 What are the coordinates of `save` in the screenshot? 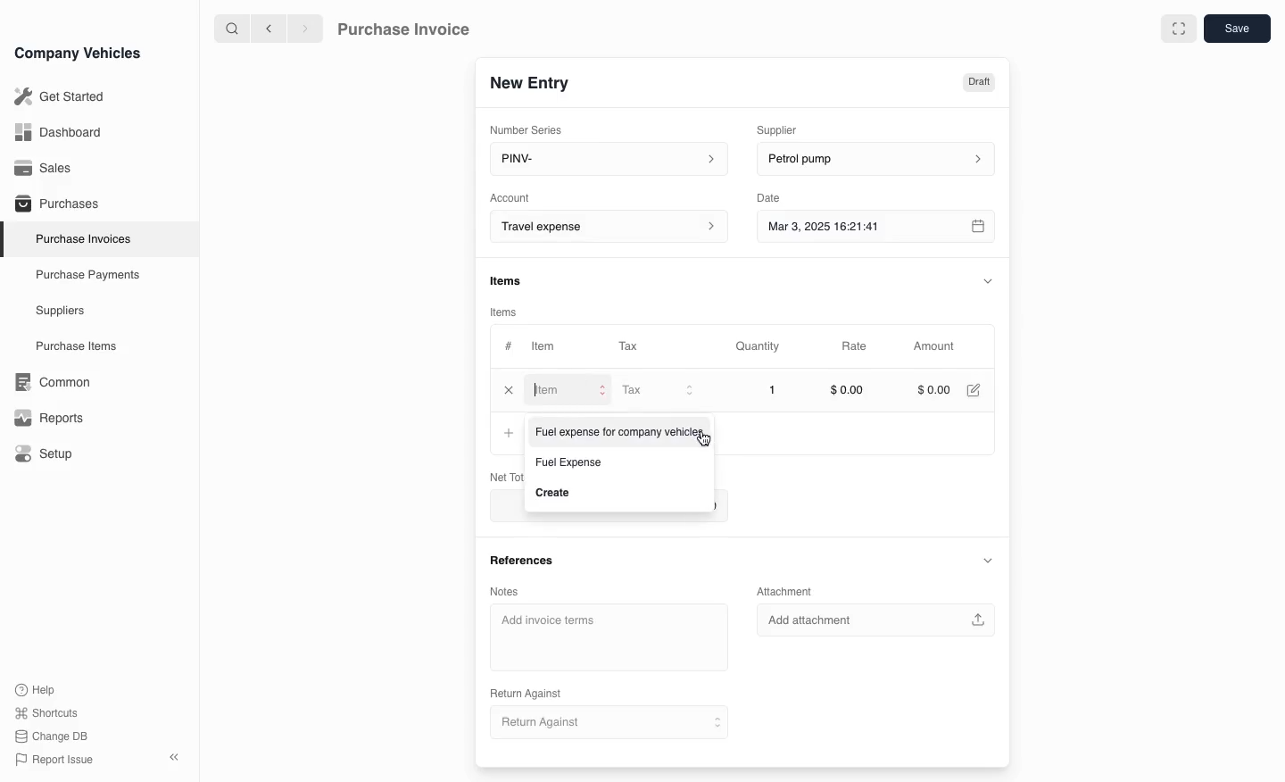 It's located at (1237, 28).